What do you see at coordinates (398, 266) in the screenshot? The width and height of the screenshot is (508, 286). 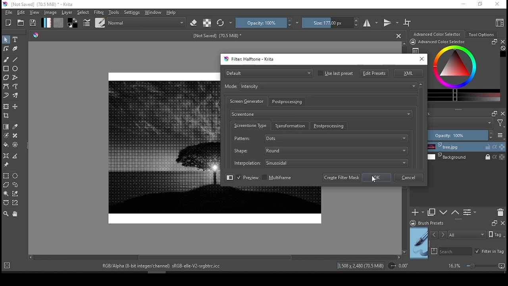 I see `rotation` at bounding box center [398, 266].